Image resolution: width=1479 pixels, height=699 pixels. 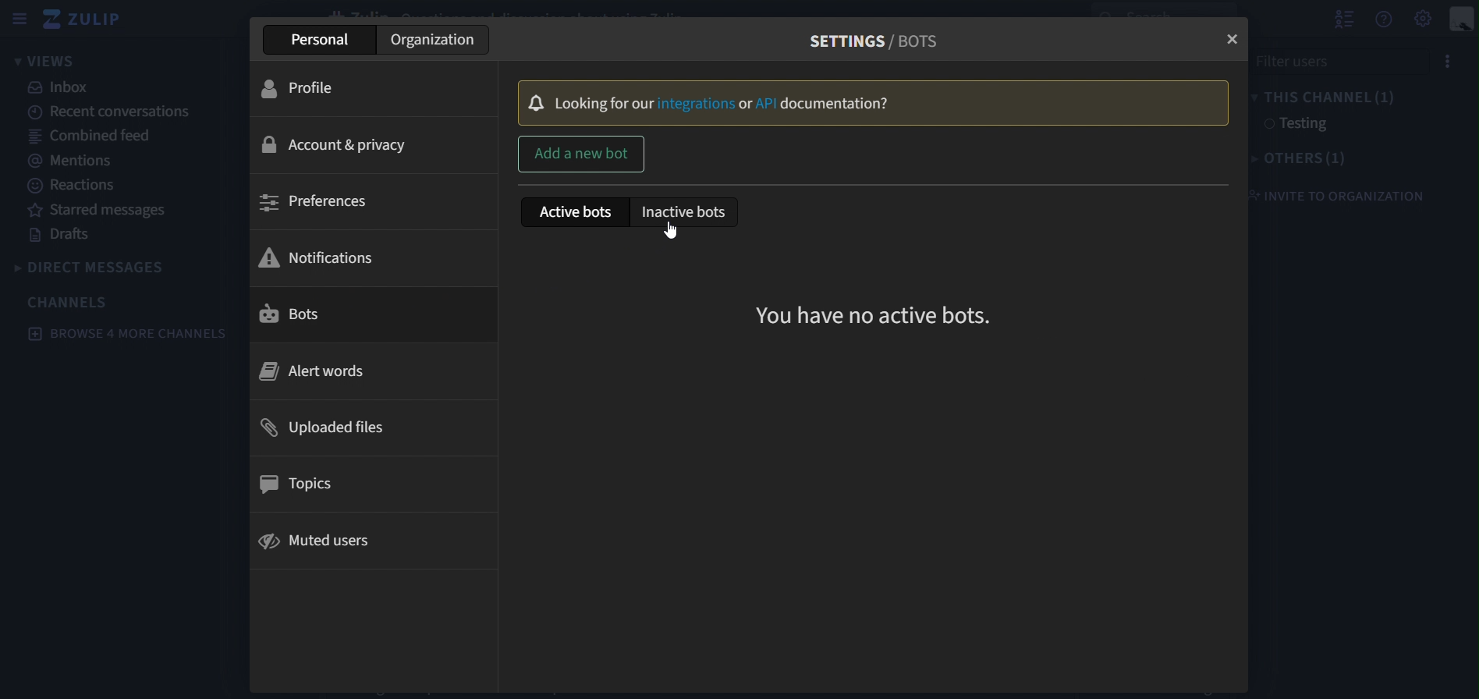 What do you see at coordinates (121, 111) in the screenshot?
I see `recent conversations` at bounding box center [121, 111].